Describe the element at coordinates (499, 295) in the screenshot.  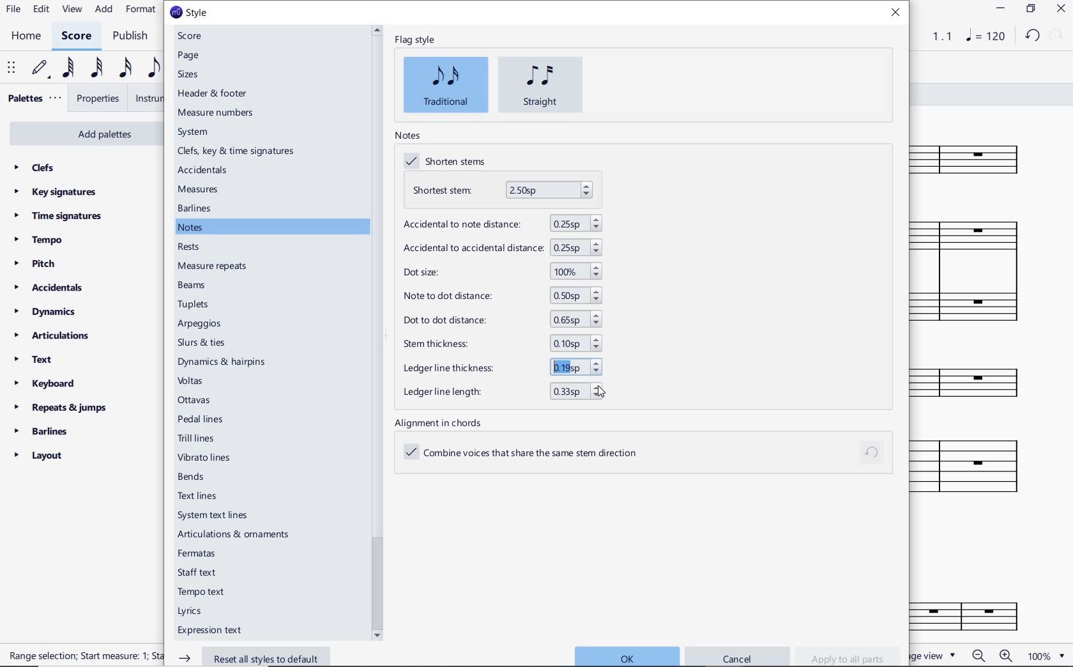
I see `note to dot distance` at that location.